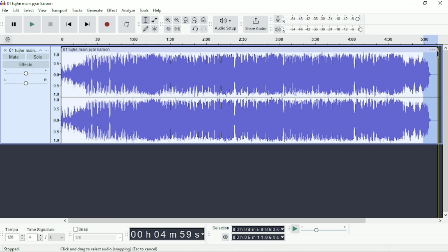 Image resolution: width=448 pixels, height=252 pixels. What do you see at coordinates (78, 10) in the screenshot?
I see `Tracks` at bounding box center [78, 10].